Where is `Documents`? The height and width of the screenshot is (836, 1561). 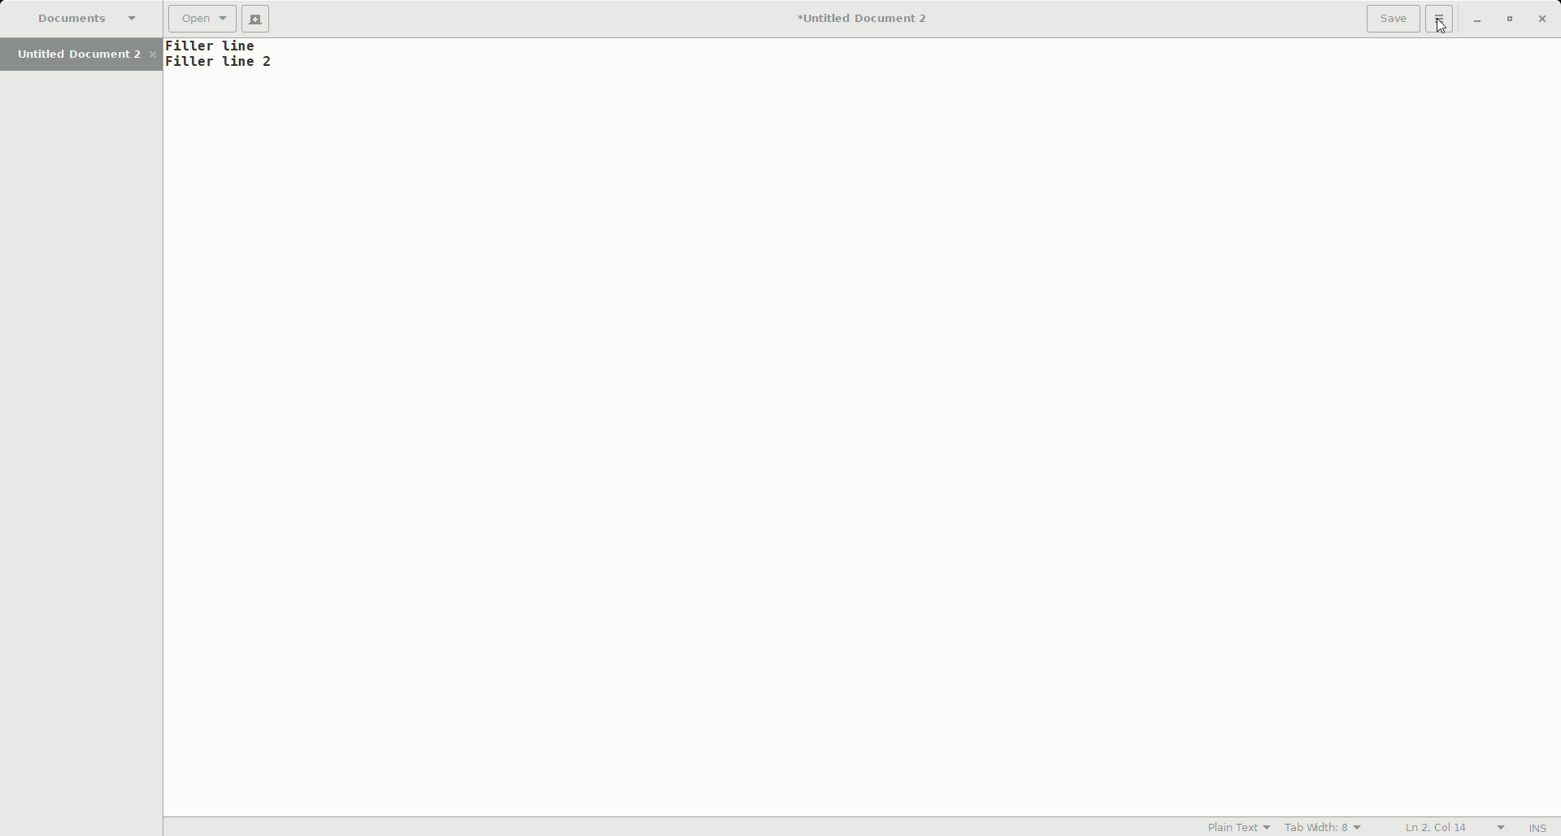 Documents is located at coordinates (92, 20).